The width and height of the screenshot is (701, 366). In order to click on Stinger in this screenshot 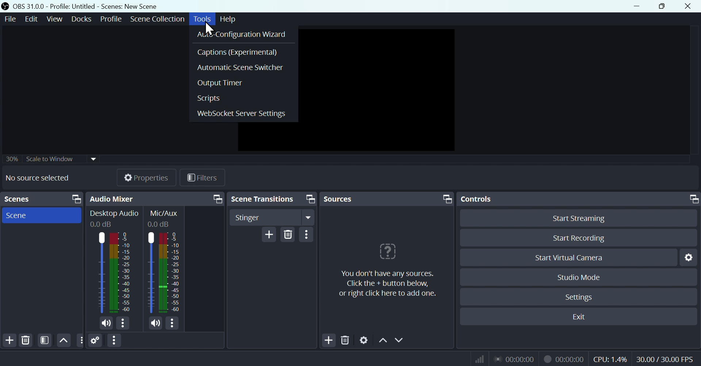, I will do `click(273, 217)`.